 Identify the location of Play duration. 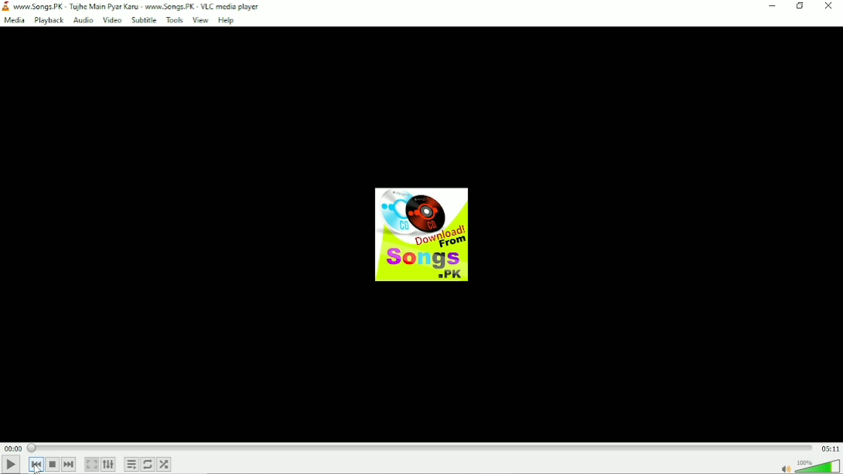
(419, 448).